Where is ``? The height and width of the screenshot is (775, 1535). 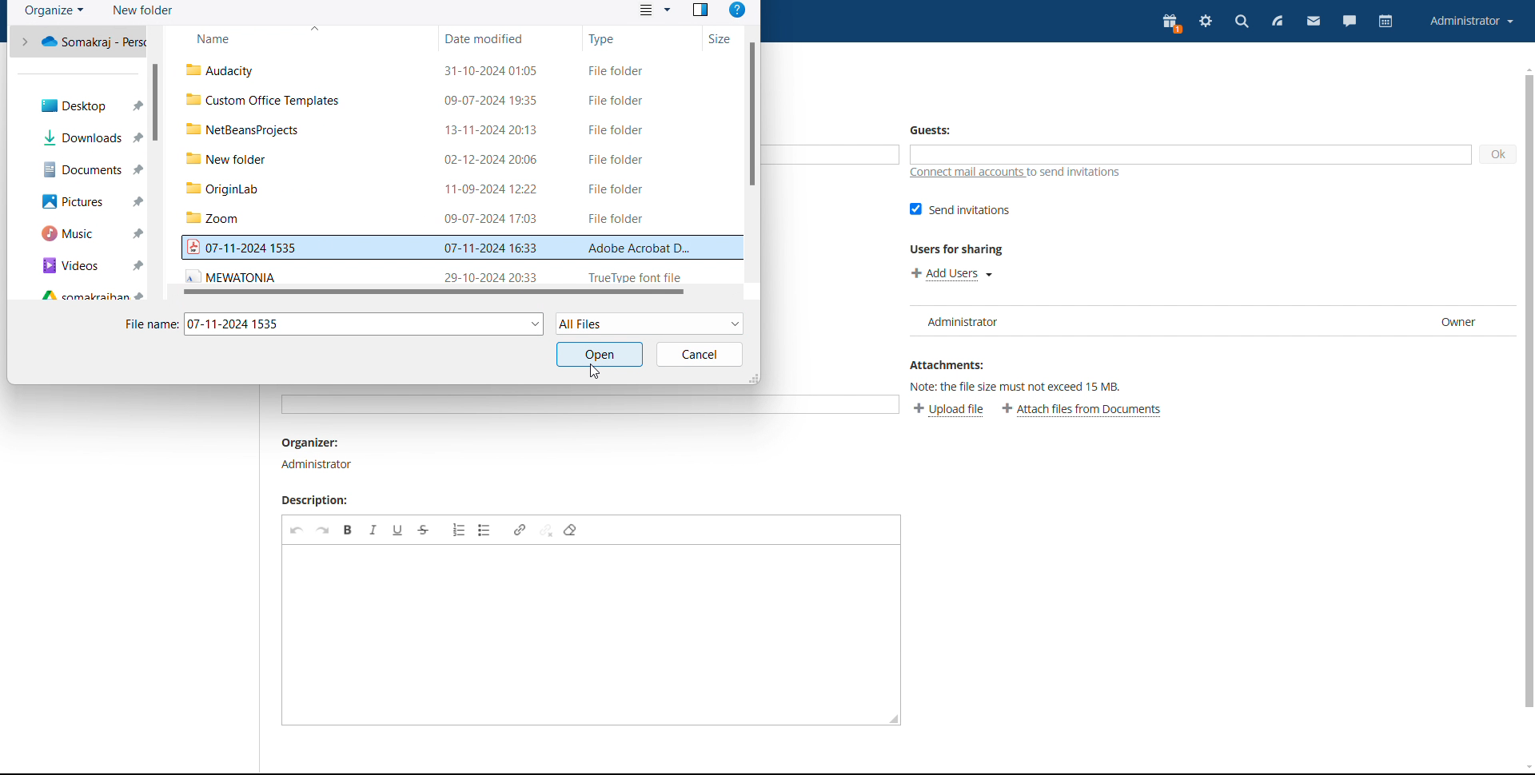  is located at coordinates (91, 236).